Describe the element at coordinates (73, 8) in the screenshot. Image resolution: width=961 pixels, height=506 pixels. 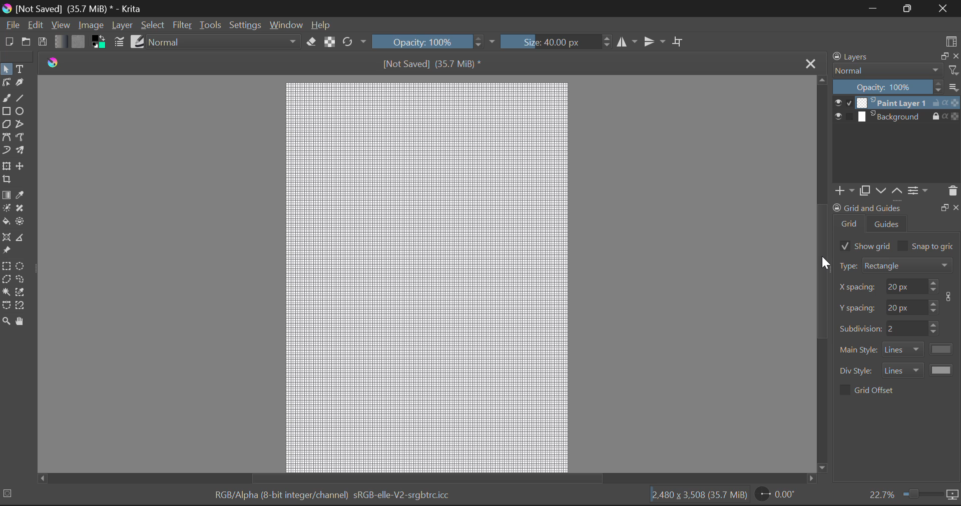
I see `[Not Saved] (35.7 MiB) * - Krita` at that location.